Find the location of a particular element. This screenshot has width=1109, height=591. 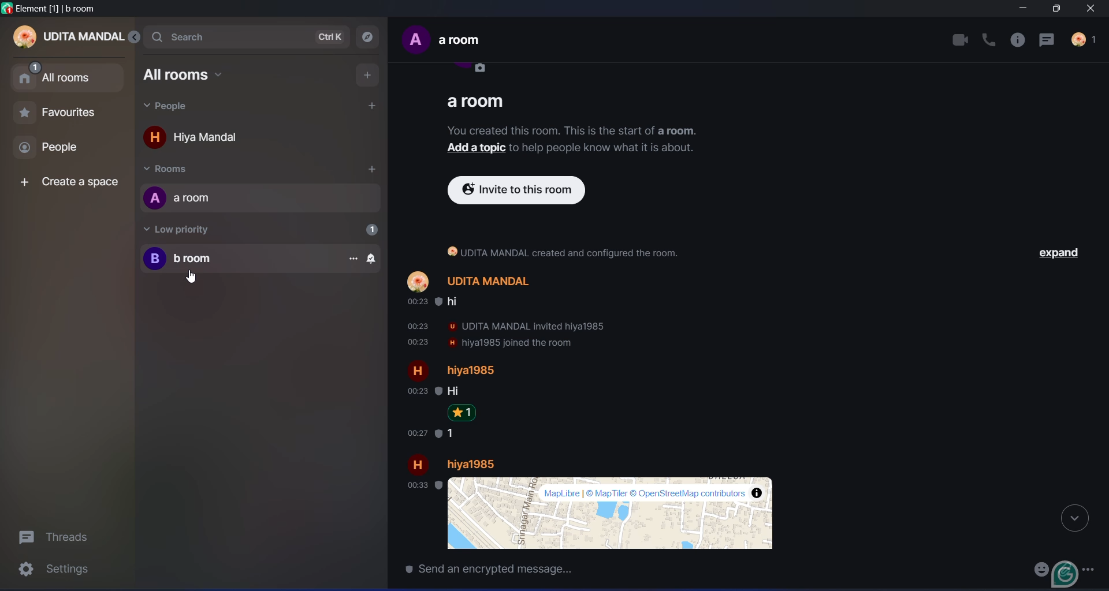

Rooms is located at coordinates (180, 169).